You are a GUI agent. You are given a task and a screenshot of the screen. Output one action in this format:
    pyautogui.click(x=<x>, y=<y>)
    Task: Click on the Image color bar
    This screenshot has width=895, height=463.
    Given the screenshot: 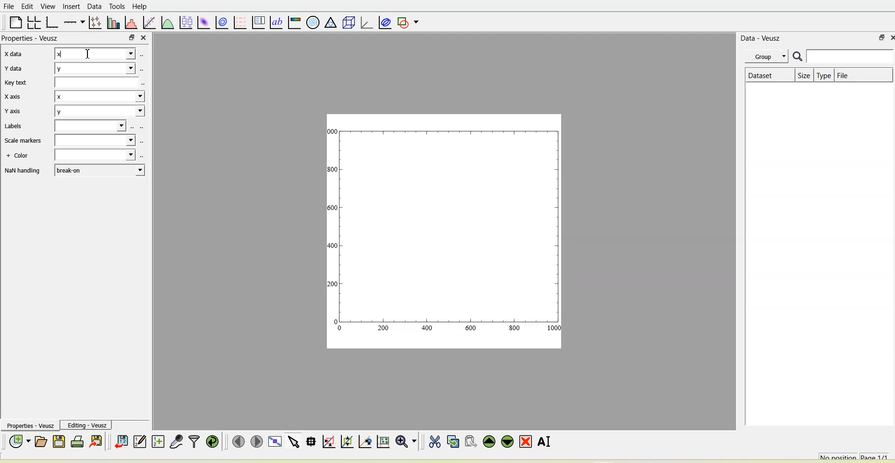 What is the action you would take?
    pyautogui.click(x=294, y=22)
    